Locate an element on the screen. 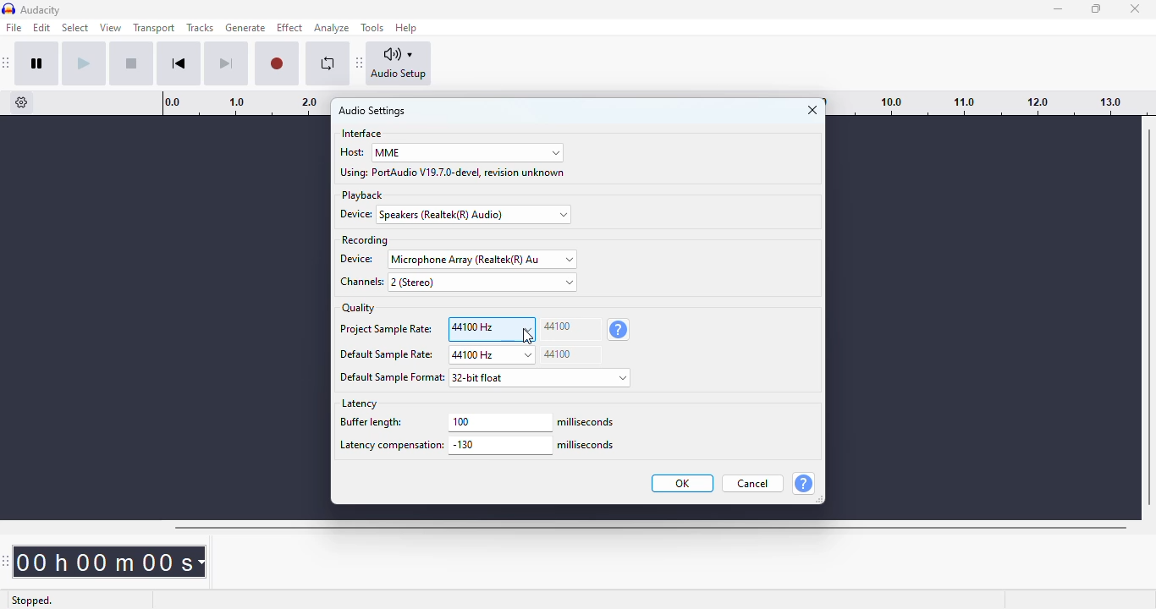  close is located at coordinates (812, 110).